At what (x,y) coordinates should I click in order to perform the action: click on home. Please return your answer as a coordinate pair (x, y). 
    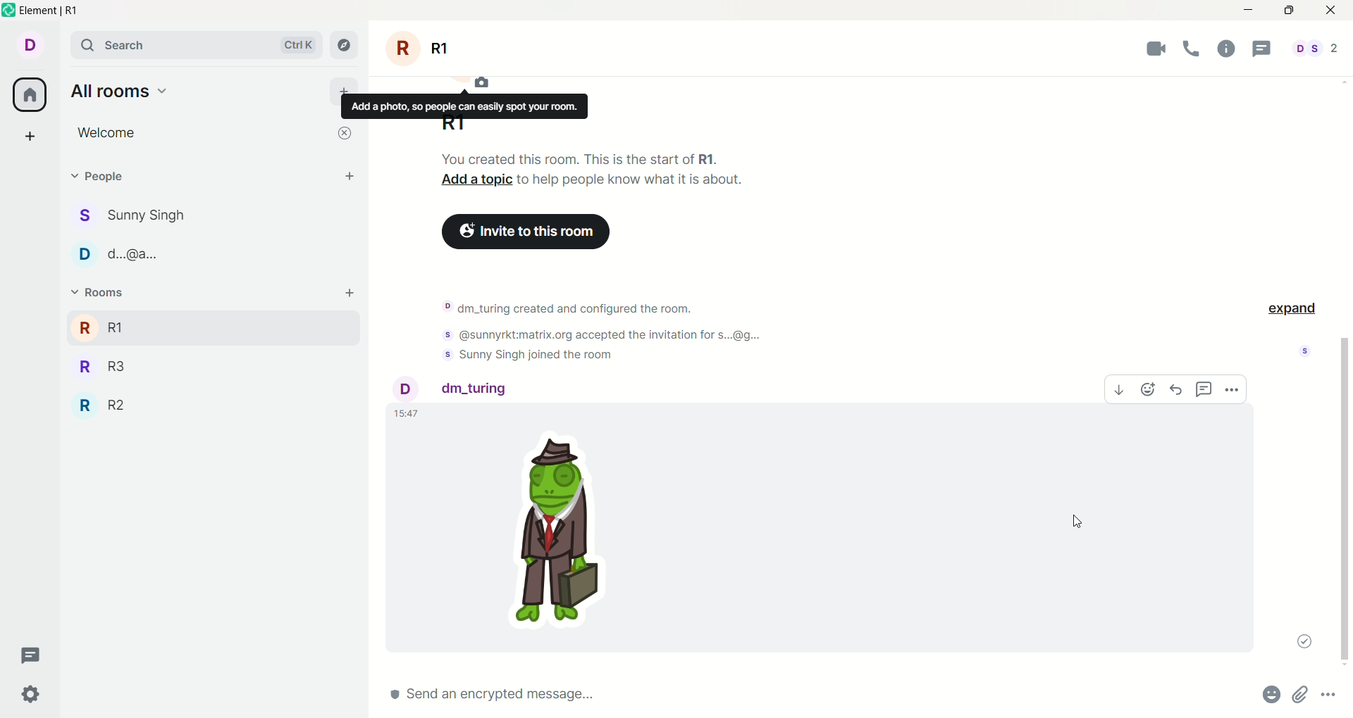
    Looking at the image, I should click on (29, 94).